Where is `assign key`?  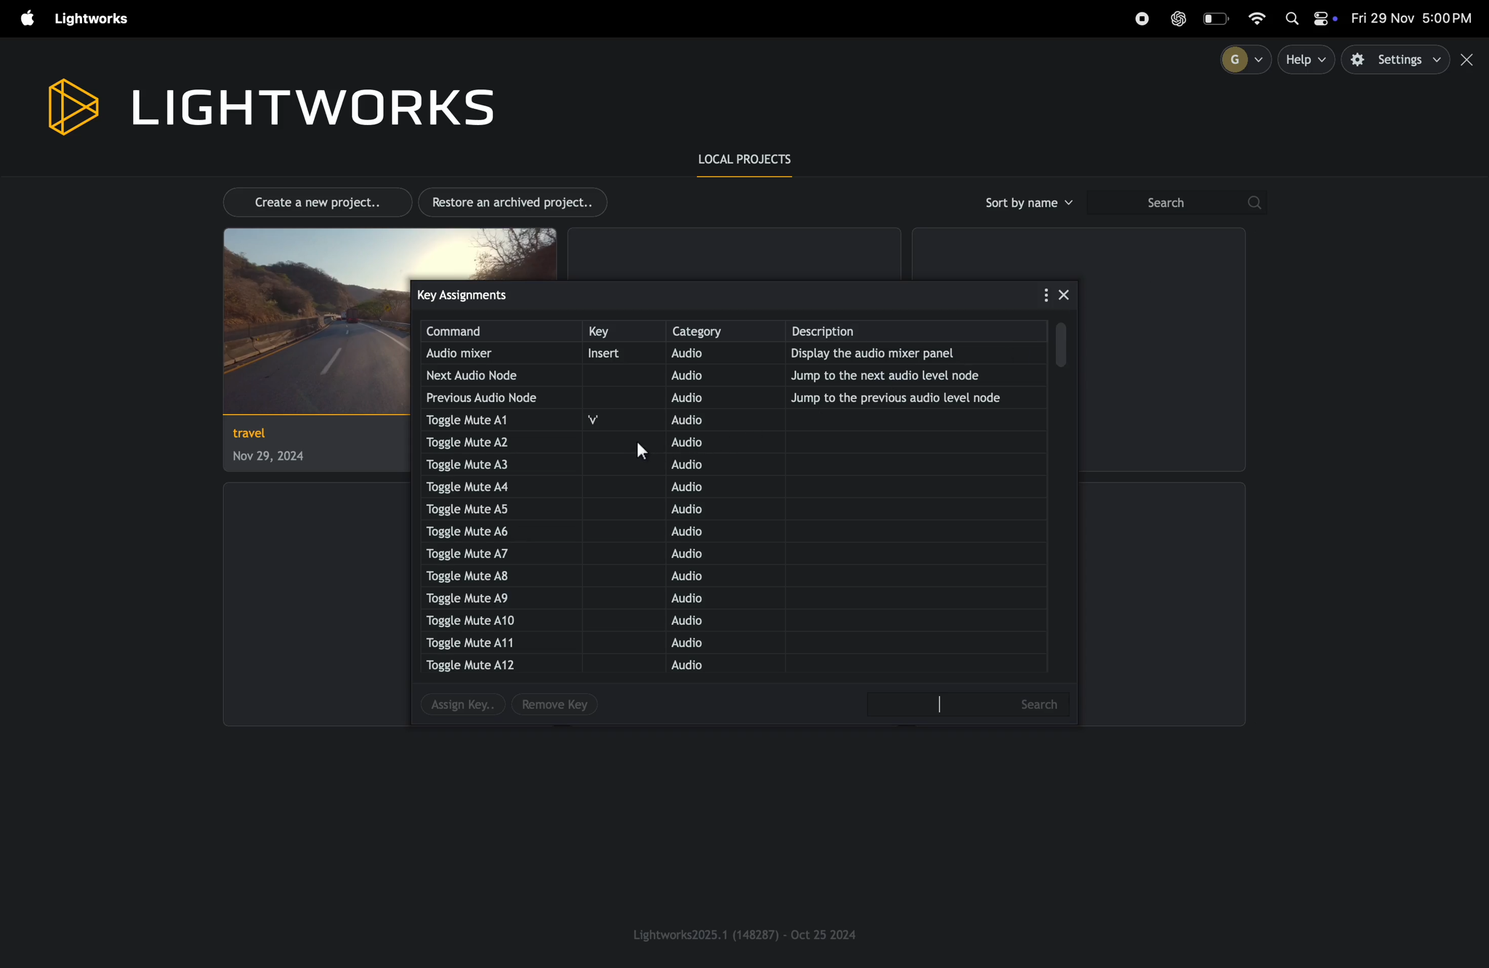
assign key is located at coordinates (458, 707).